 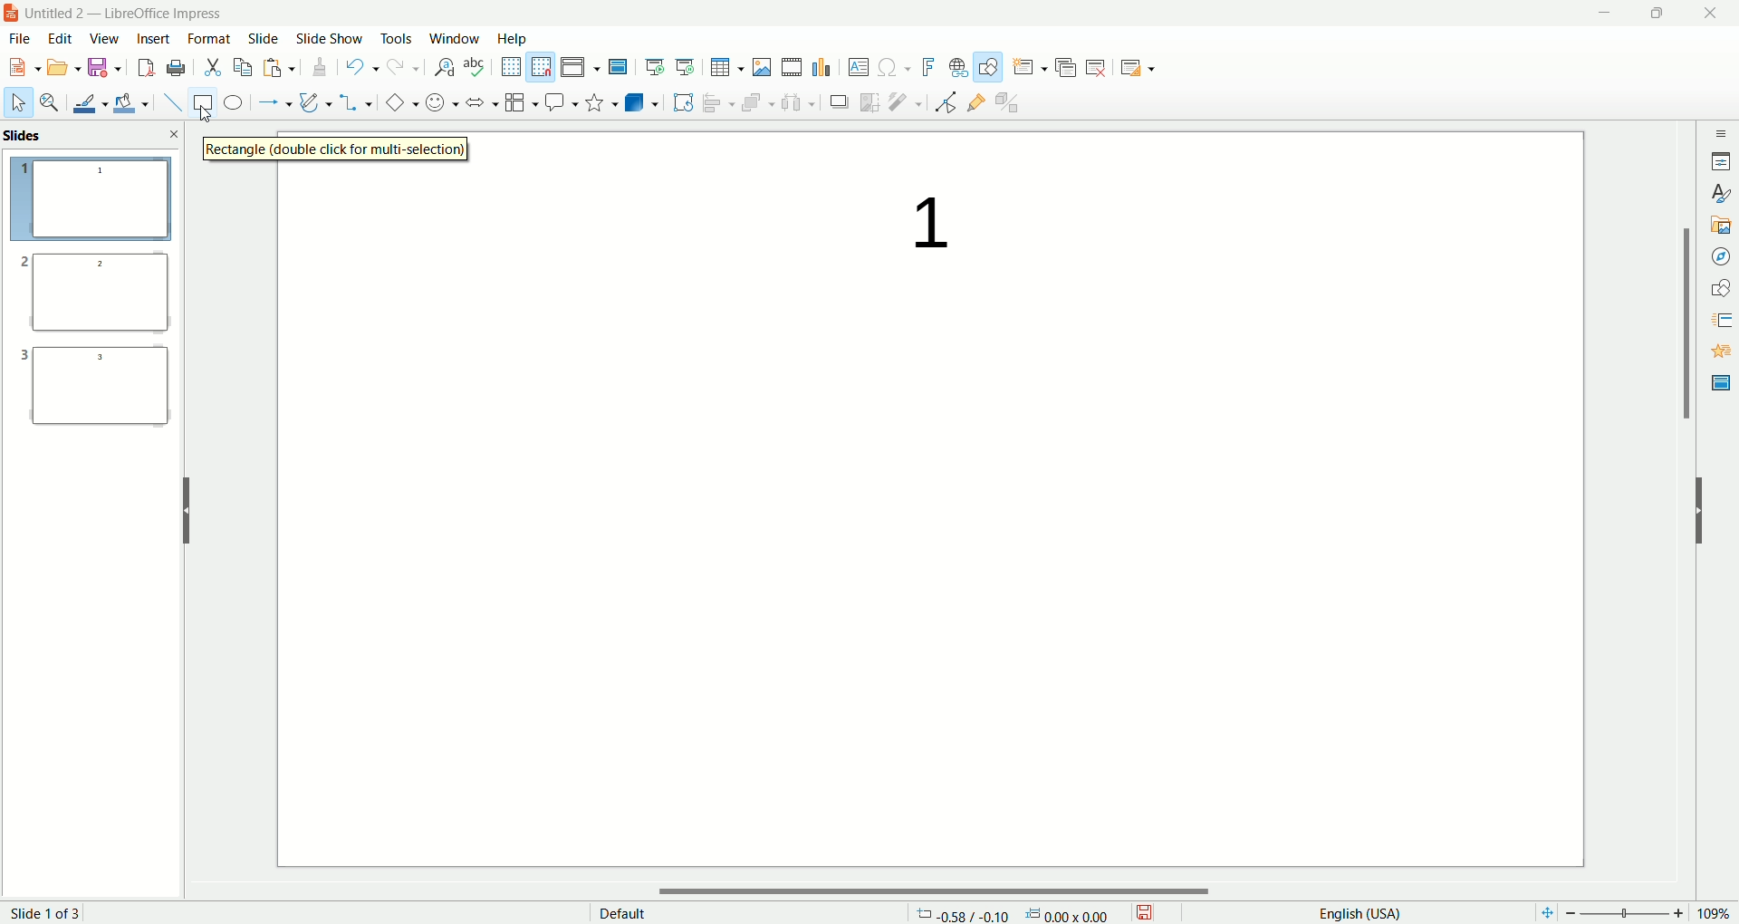 What do you see at coordinates (1029, 66) in the screenshot?
I see `new slide` at bounding box center [1029, 66].